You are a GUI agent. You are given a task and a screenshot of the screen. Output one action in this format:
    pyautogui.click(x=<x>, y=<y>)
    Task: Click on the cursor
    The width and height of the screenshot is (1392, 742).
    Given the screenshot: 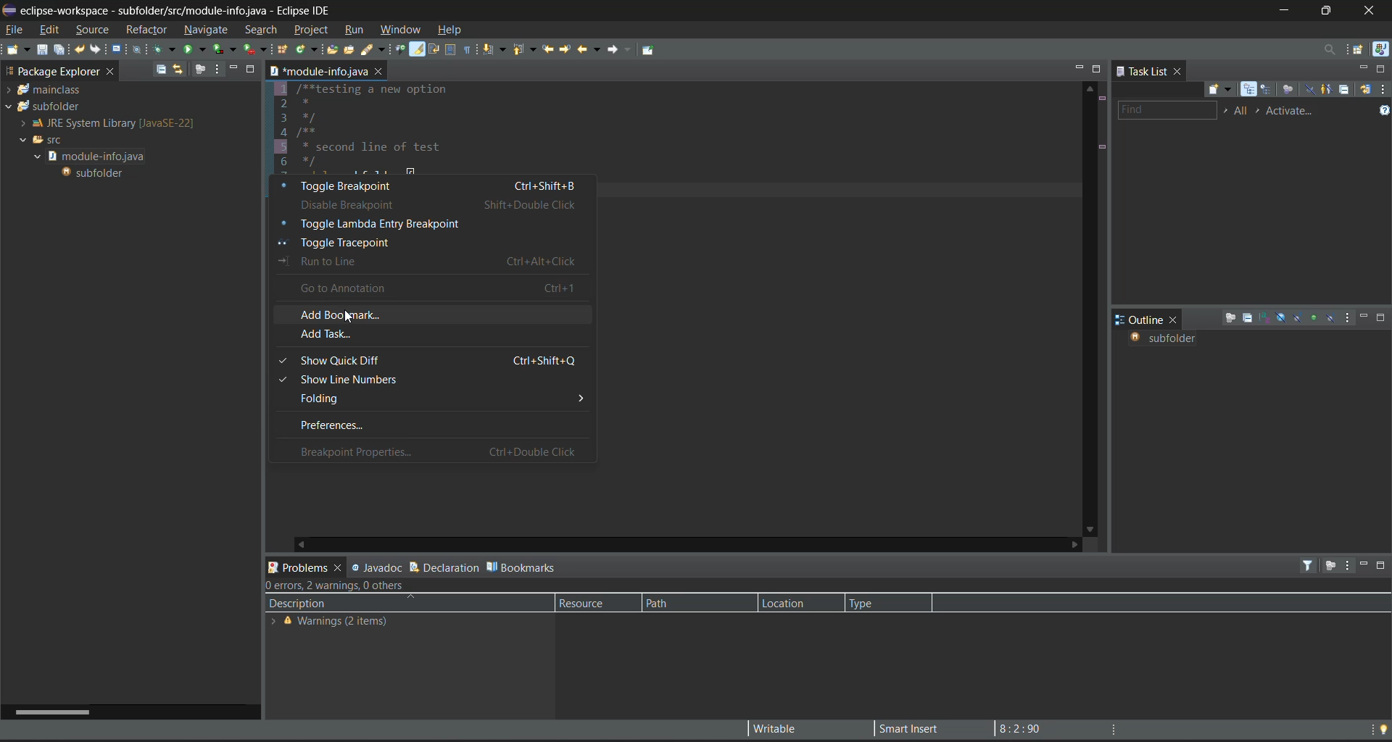 What is the action you would take?
    pyautogui.click(x=349, y=318)
    